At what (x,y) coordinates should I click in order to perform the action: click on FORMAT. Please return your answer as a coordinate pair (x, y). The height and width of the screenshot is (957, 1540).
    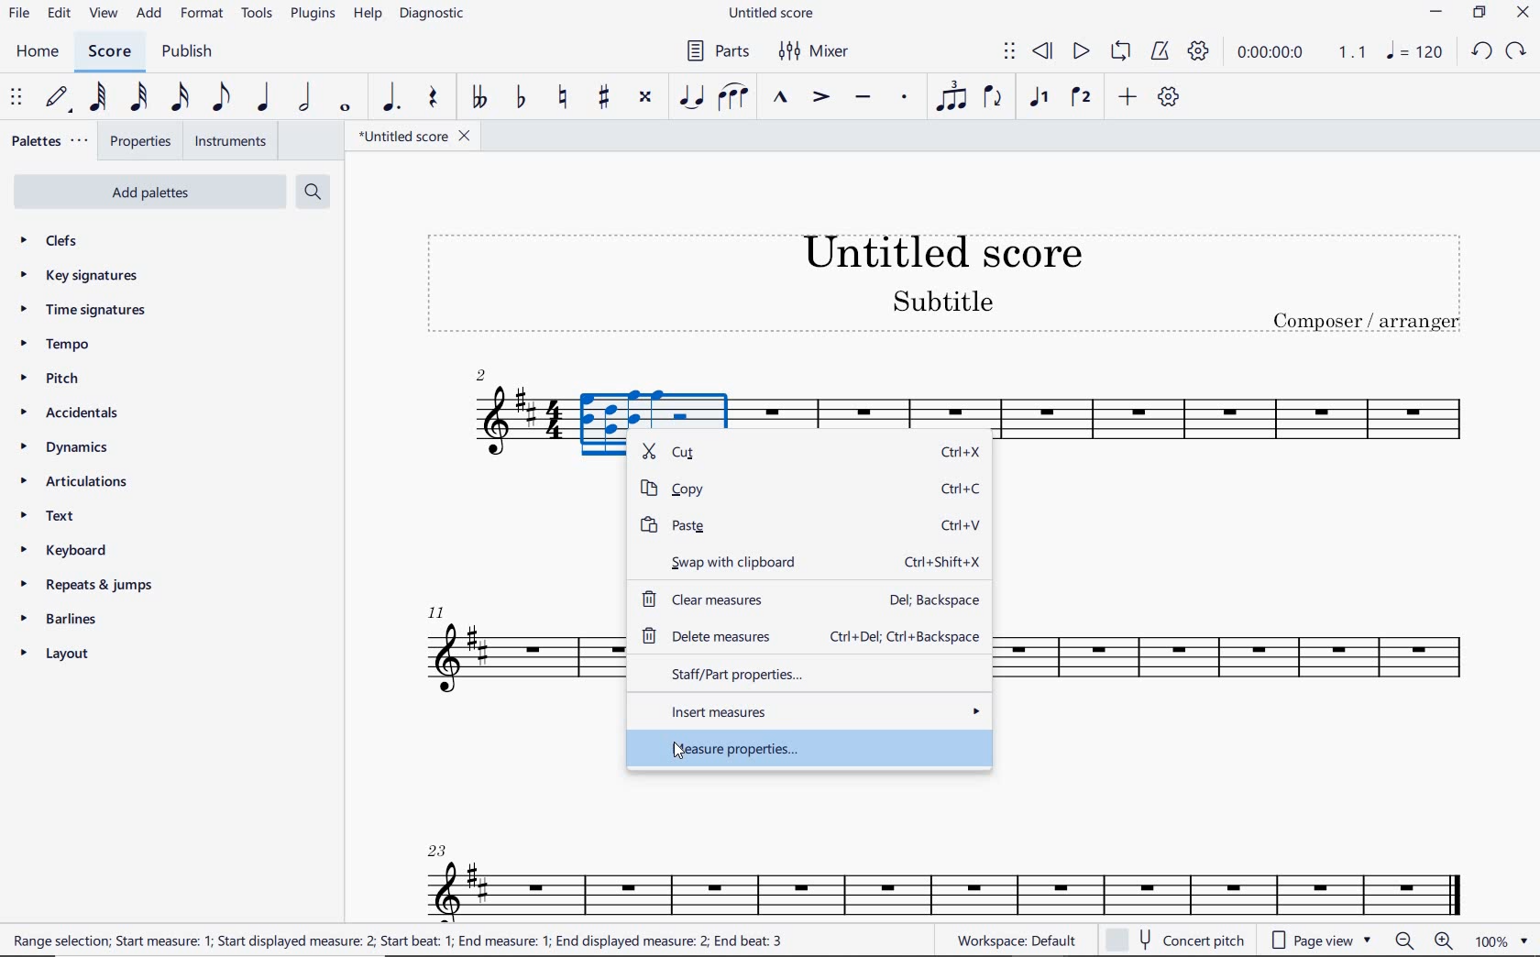
    Looking at the image, I should click on (204, 15).